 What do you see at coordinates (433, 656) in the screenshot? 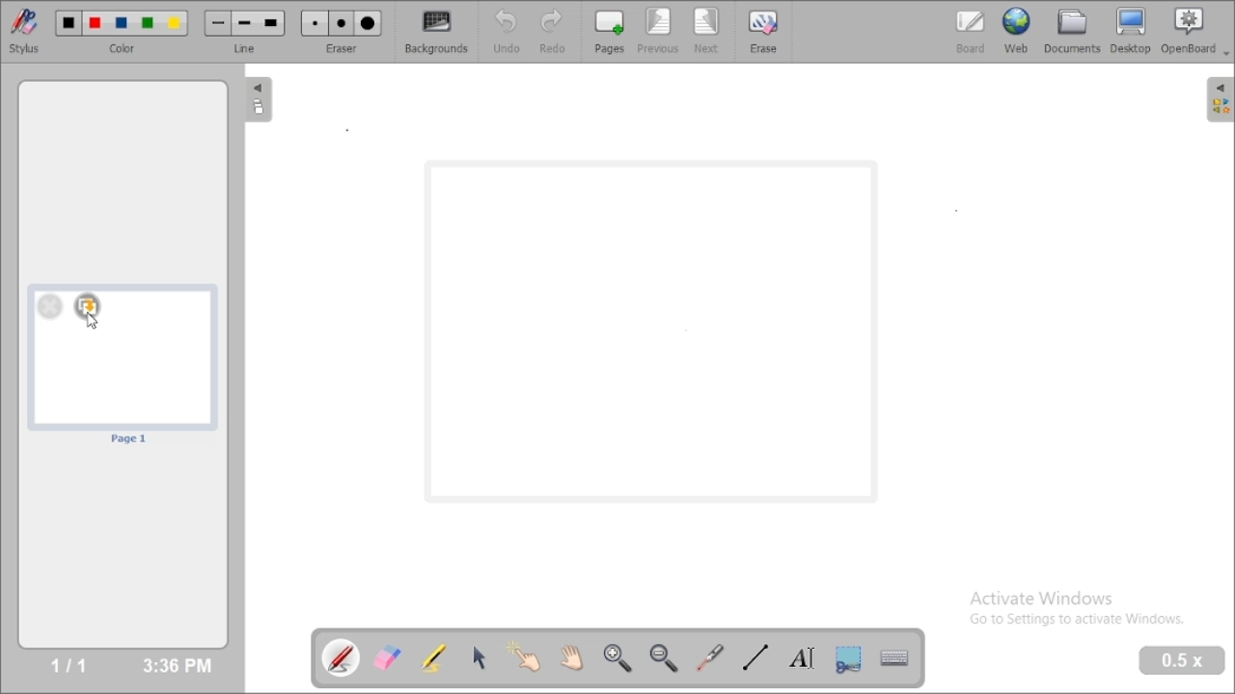
I see `highlight` at bounding box center [433, 656].